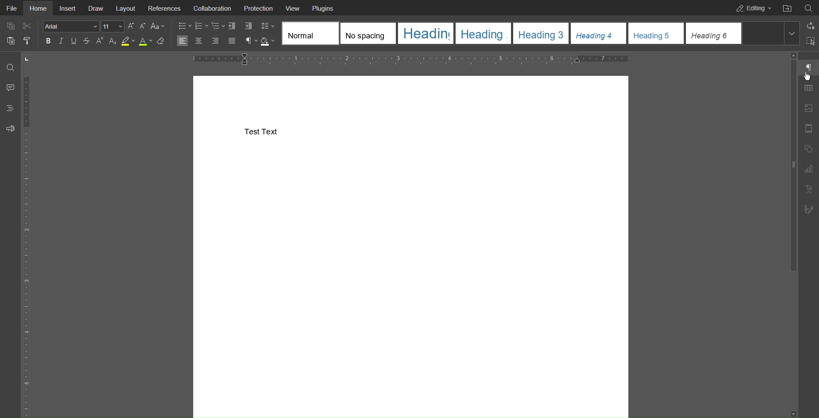 Image resolution: width=819 pixels, height=418 pixels. I want to click on Collaboration, so click(210, 8).